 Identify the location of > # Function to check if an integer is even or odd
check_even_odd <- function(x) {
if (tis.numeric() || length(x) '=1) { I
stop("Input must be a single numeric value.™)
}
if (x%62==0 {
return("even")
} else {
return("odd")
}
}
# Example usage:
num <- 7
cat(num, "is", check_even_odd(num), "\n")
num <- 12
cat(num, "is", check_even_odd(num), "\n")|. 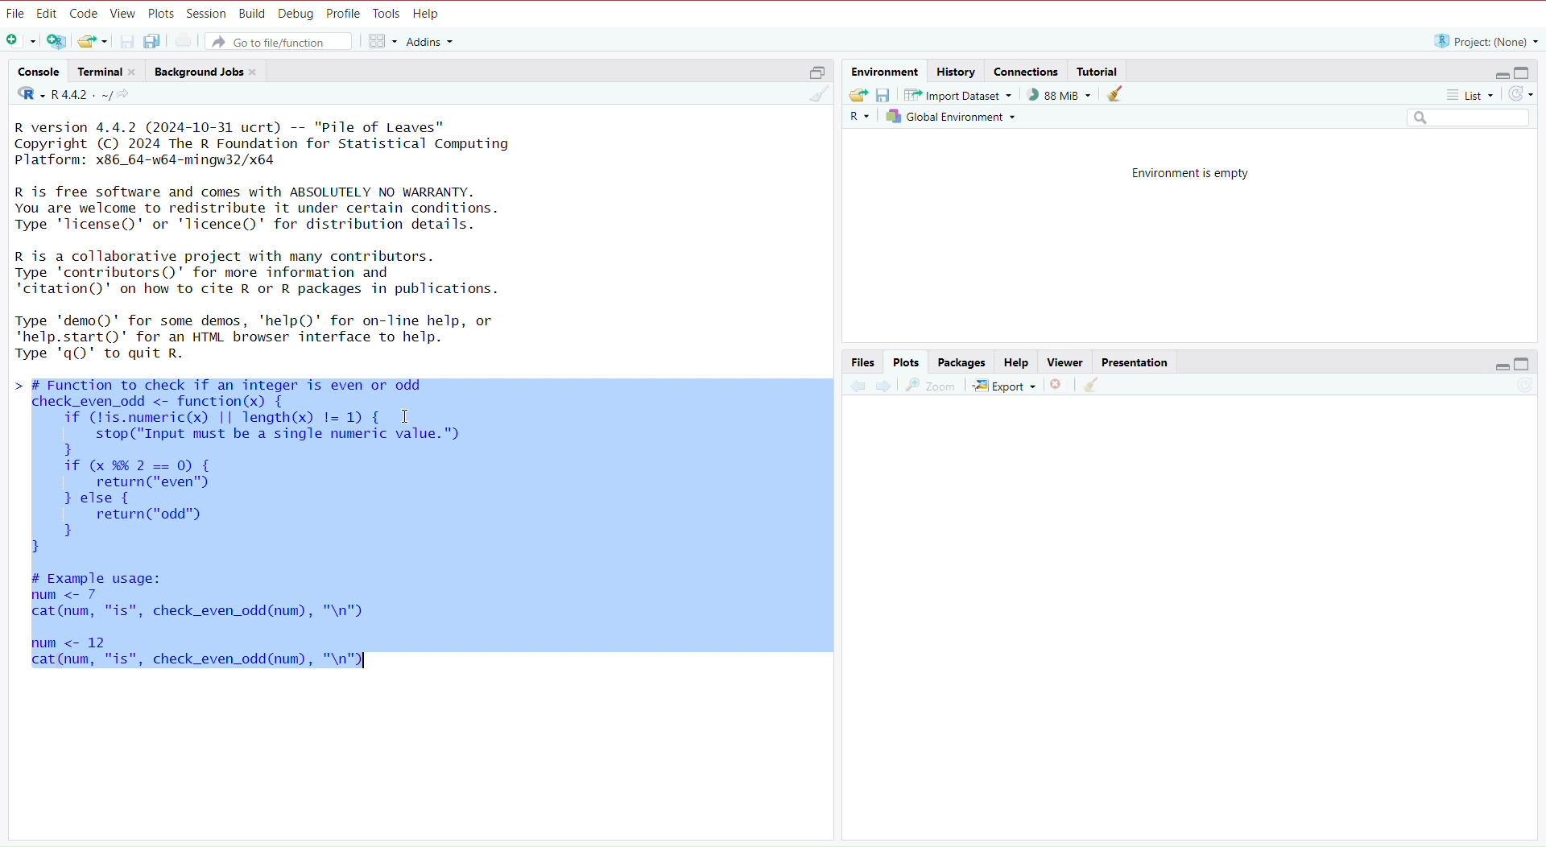
(284, 531).